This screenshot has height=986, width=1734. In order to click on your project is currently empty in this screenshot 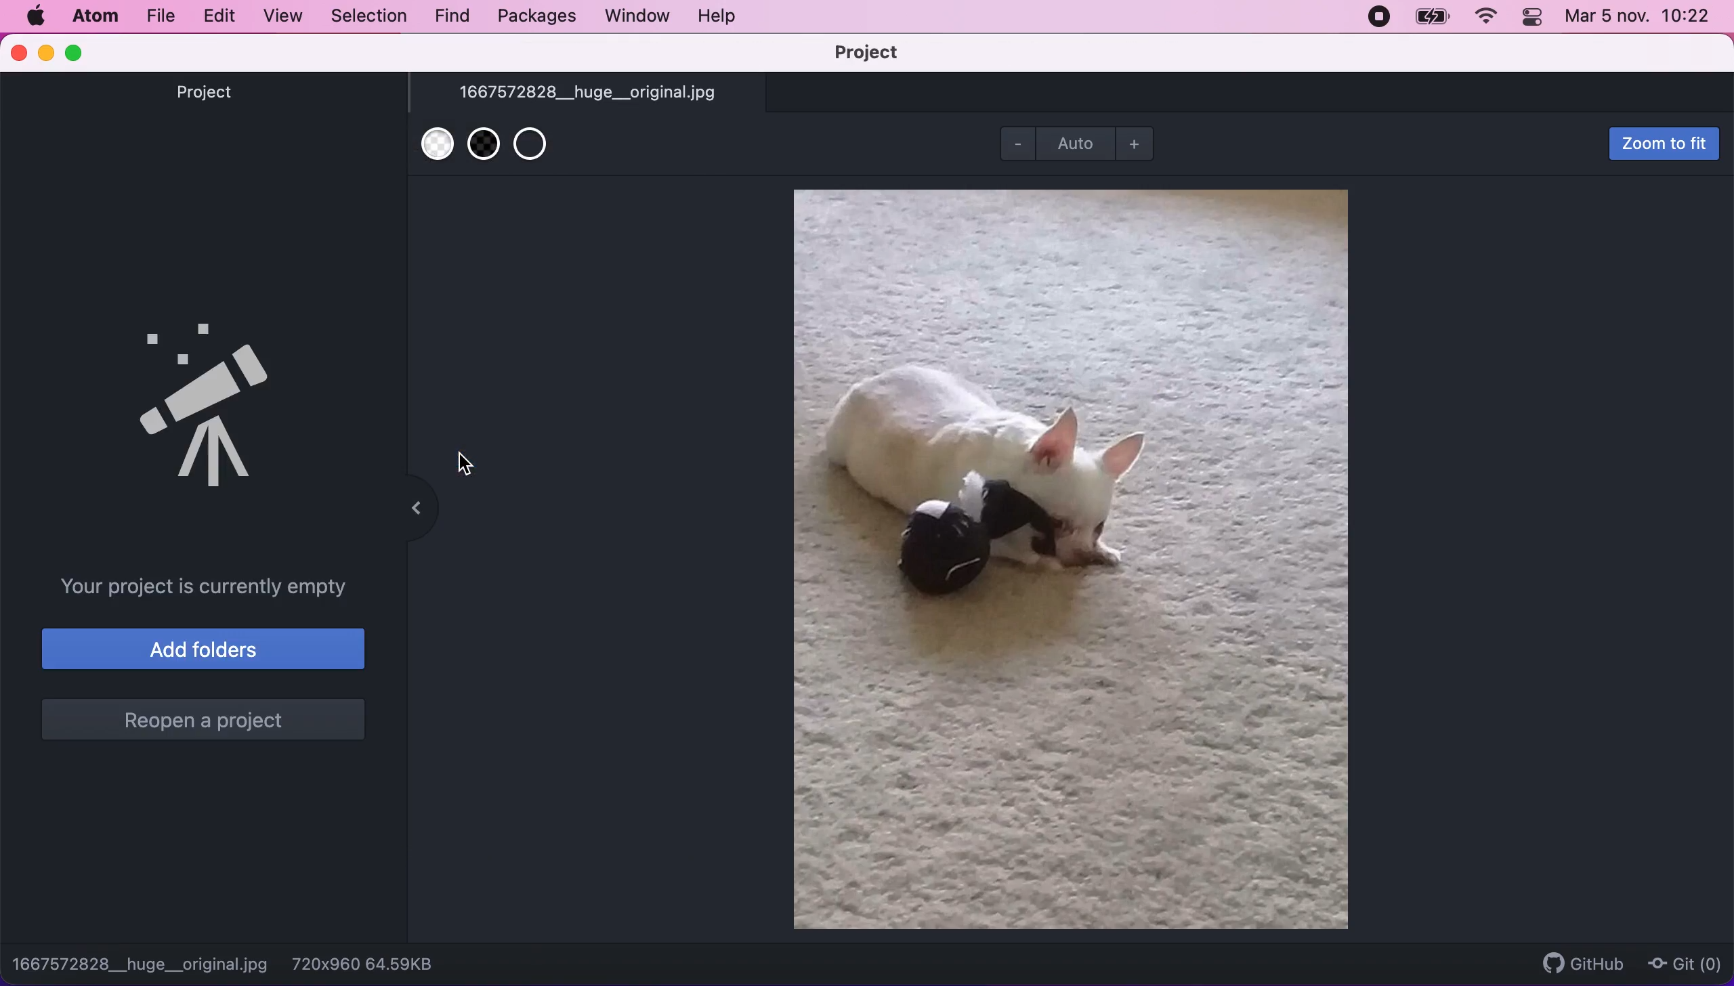, I will do `click(218, 586)`.